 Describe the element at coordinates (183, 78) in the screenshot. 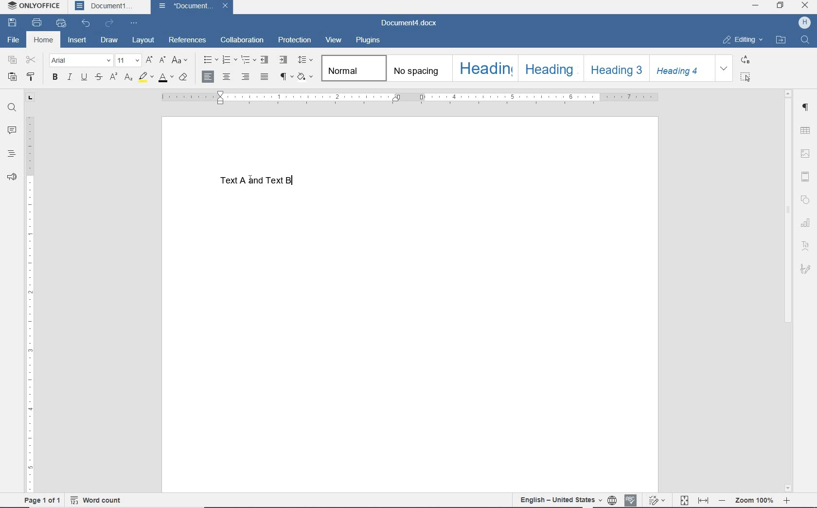

I see `CLEAR STYLE` at that location.